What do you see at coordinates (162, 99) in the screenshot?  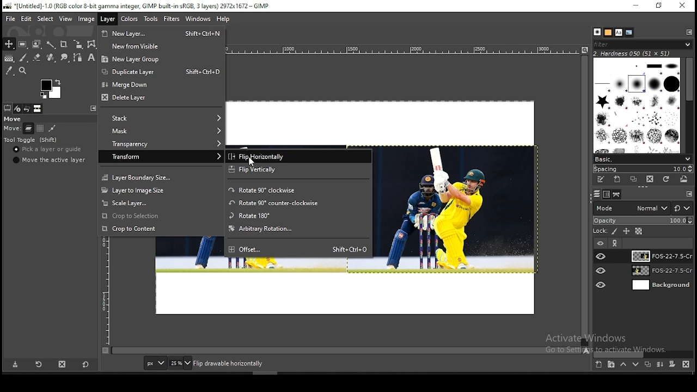 I see `delete layer` at bounding box center [162, 99].